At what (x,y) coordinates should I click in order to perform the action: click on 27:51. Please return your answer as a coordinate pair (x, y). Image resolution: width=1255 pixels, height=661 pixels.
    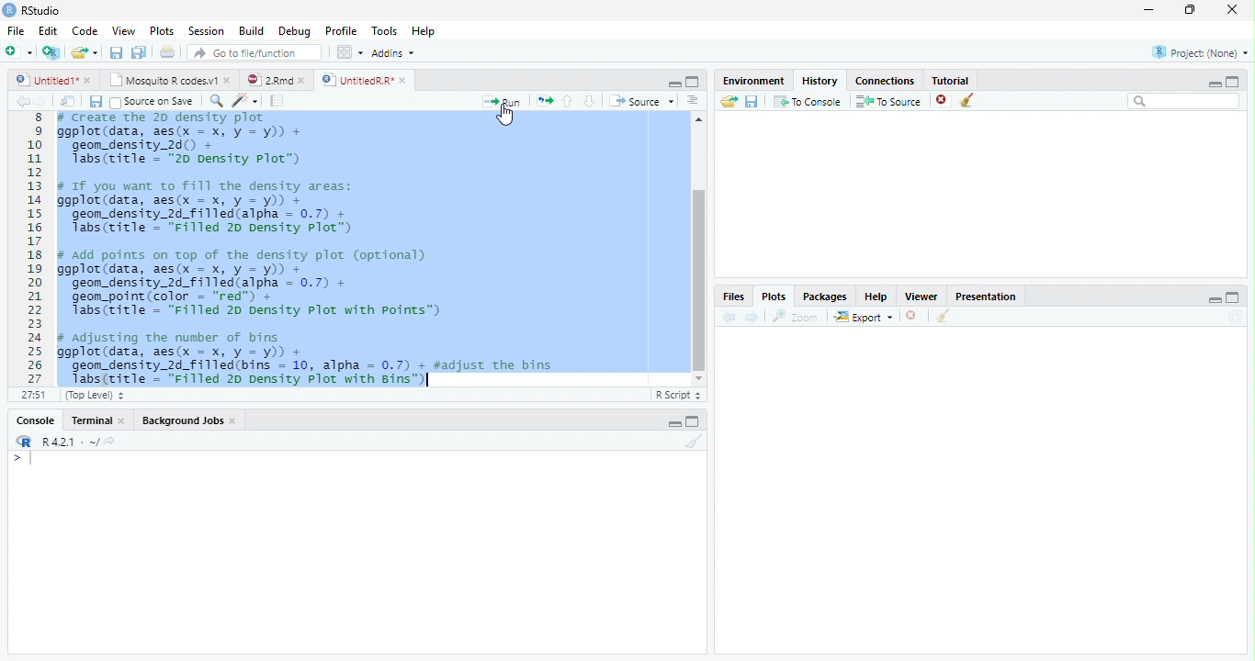
    Looking at the image, I should click on (31, 395).